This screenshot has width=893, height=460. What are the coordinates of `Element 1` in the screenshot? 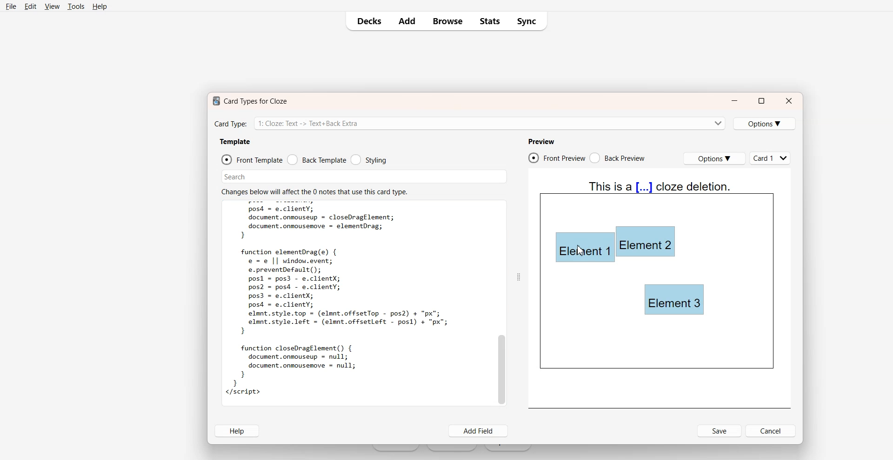 It's located at (581, 249).